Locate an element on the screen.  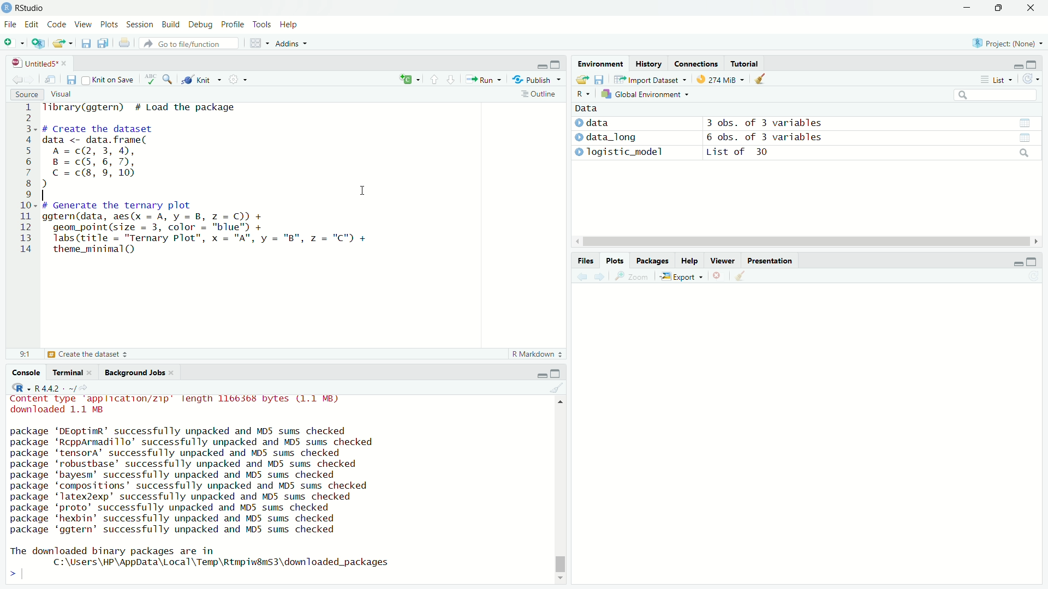
cursor is located at coordinates (362, 191).